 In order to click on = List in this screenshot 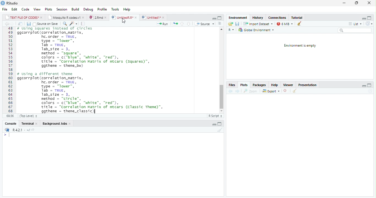, I will do `click(356, 24)`.